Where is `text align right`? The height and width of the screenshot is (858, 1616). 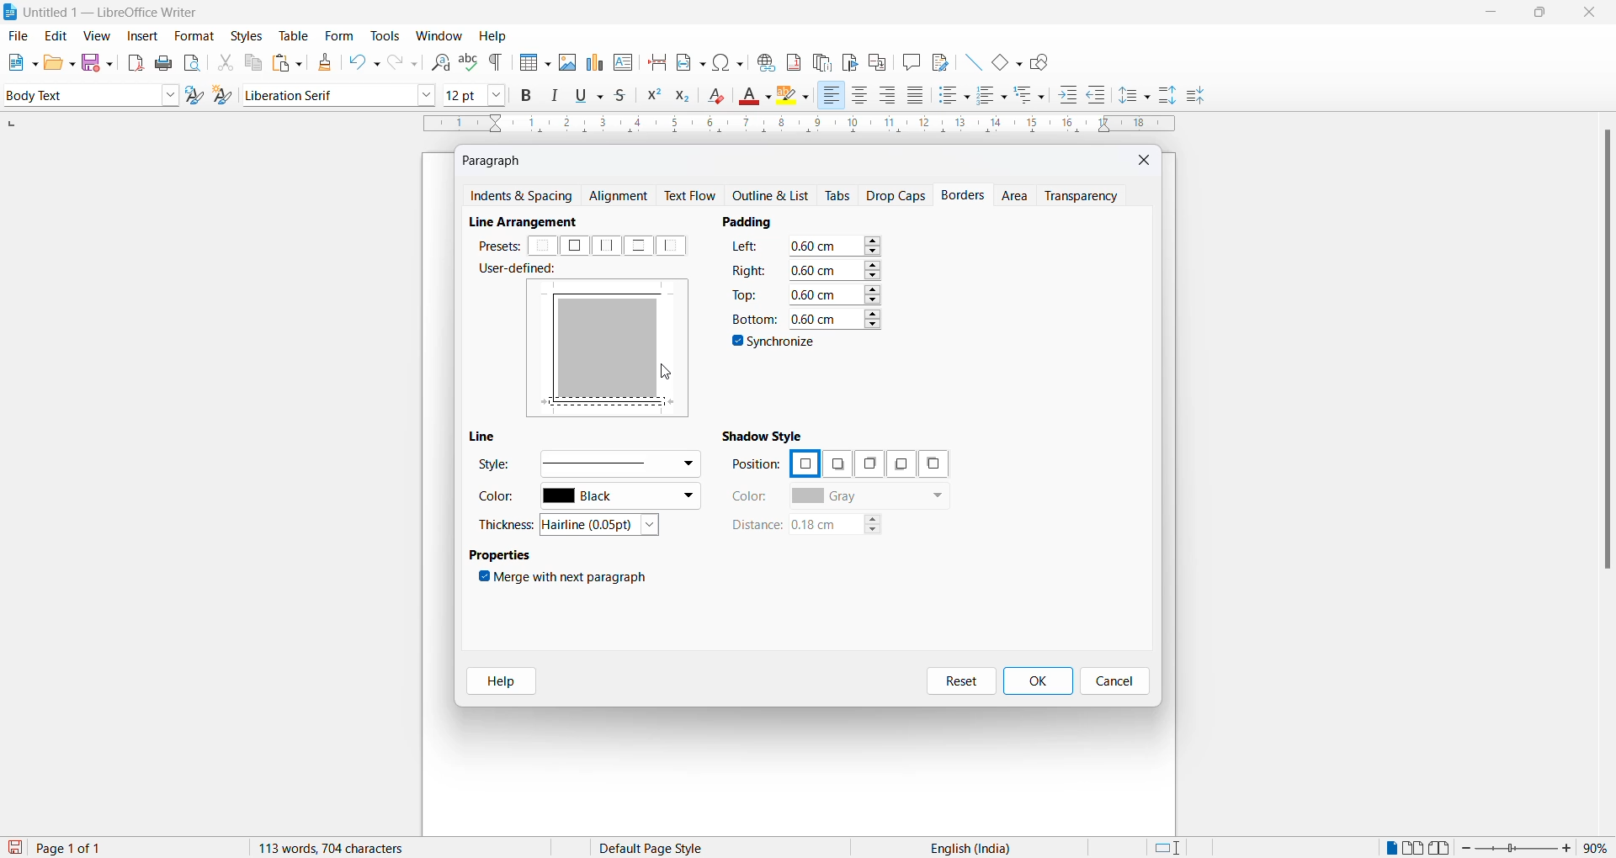
text align right is located at coordinates (890, 96).